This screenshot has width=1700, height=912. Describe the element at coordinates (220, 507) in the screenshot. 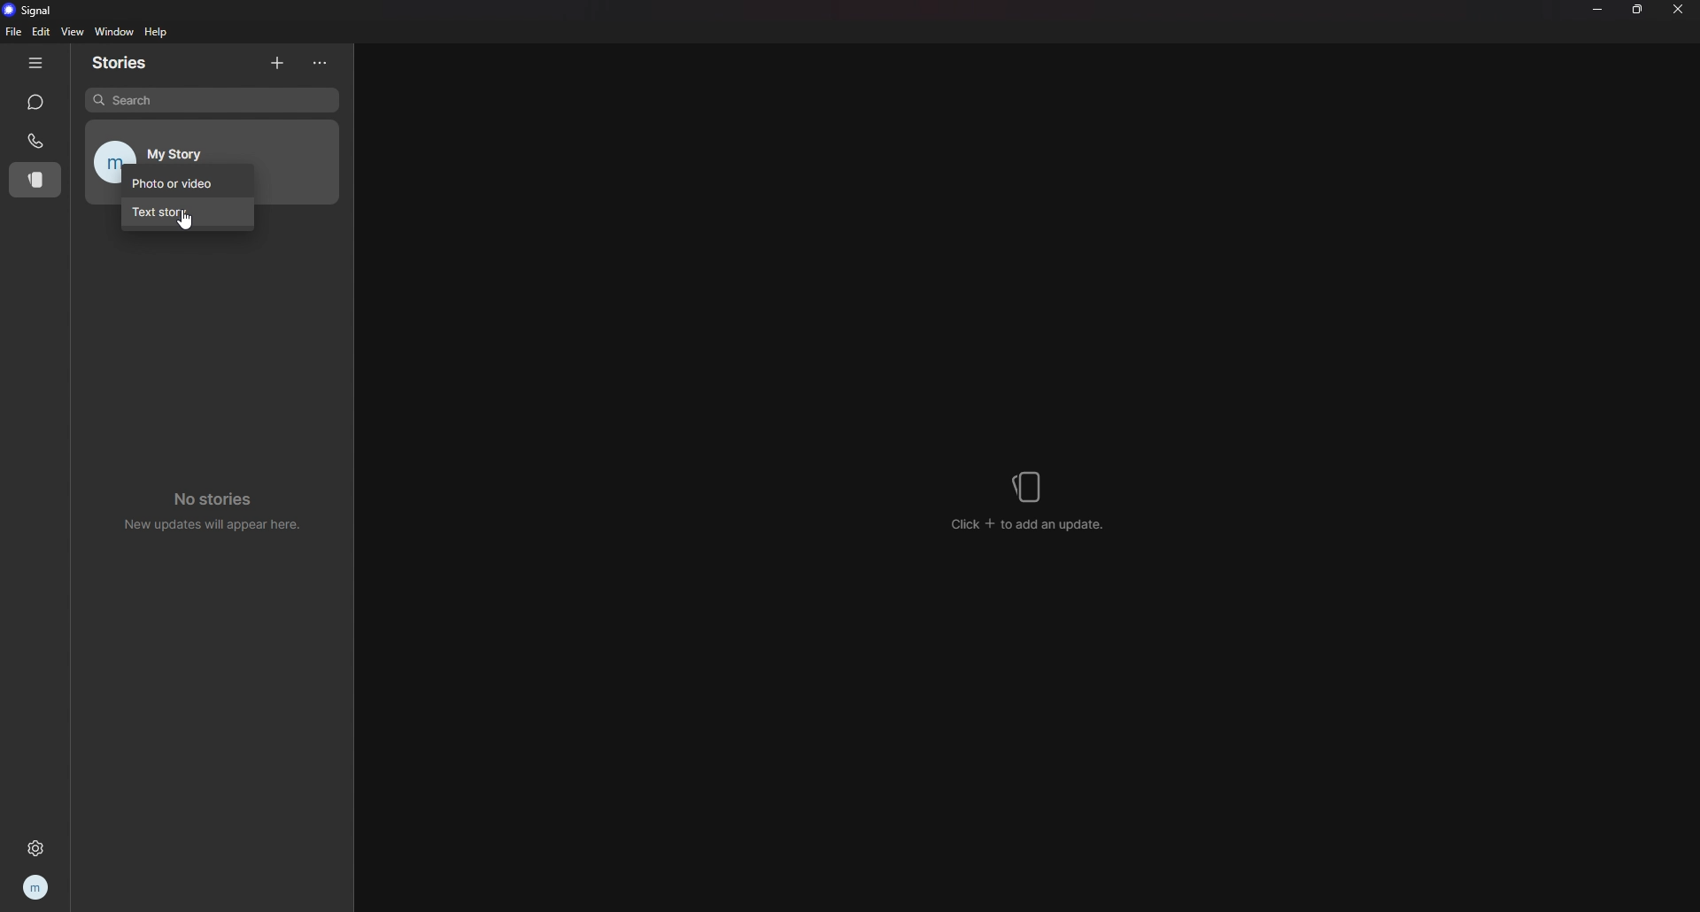

I see `no stories new updates will appear here` at that location.